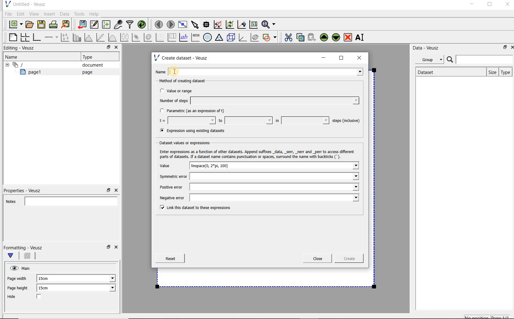 The height and width of the screenshot is (319, 514). I want to click on document, so click(90, 65).